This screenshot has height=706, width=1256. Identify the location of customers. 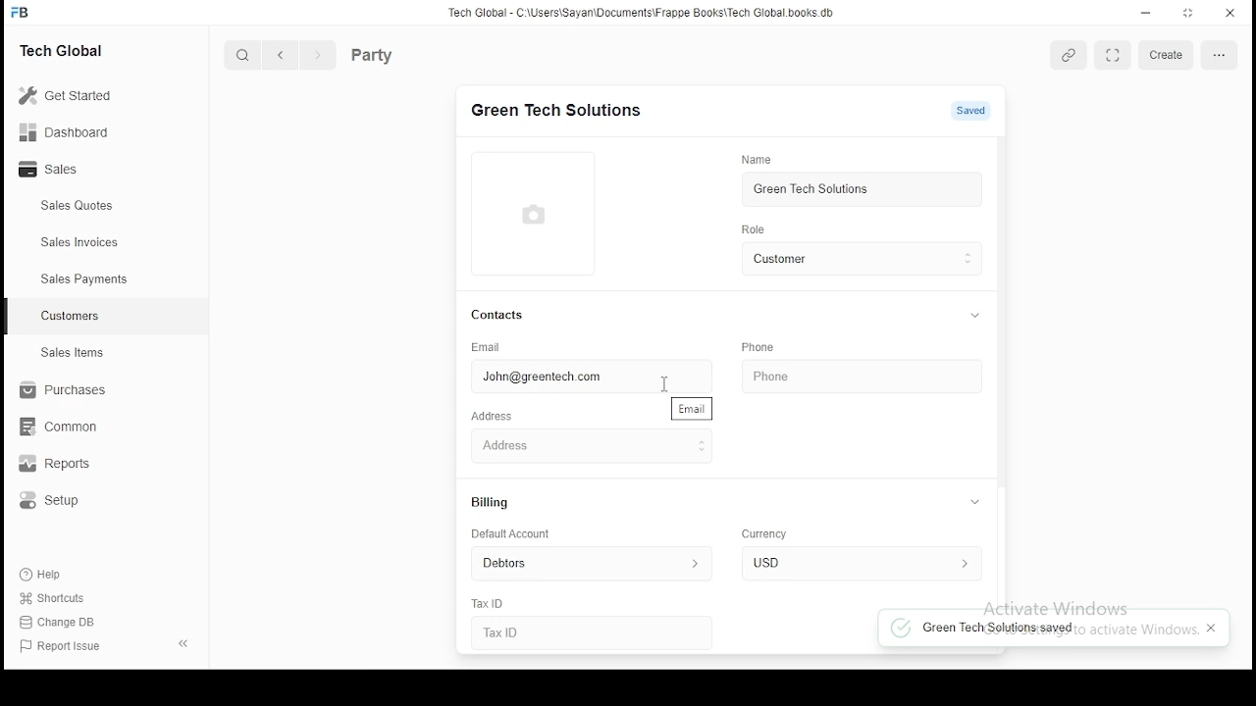
(71, 317).